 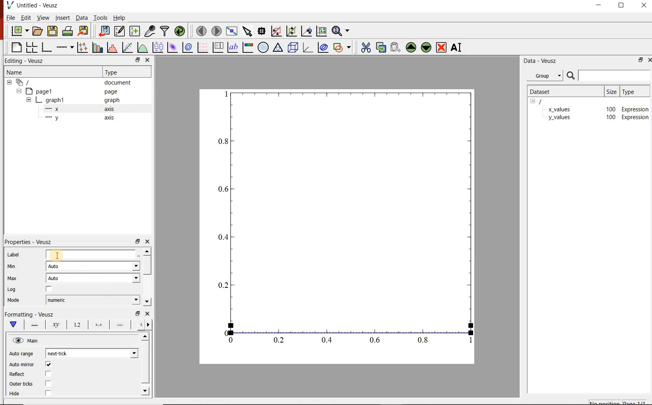 I want to click on print the documents, so click(x=68, y=31).